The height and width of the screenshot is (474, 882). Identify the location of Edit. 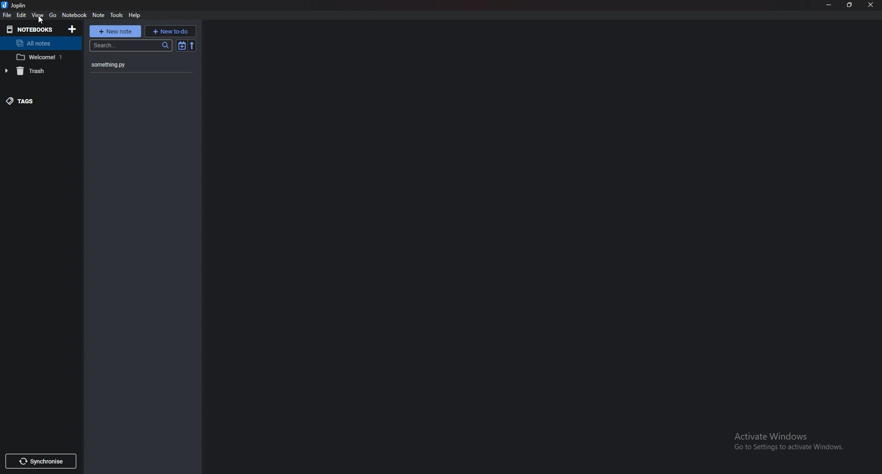
(22, 15).